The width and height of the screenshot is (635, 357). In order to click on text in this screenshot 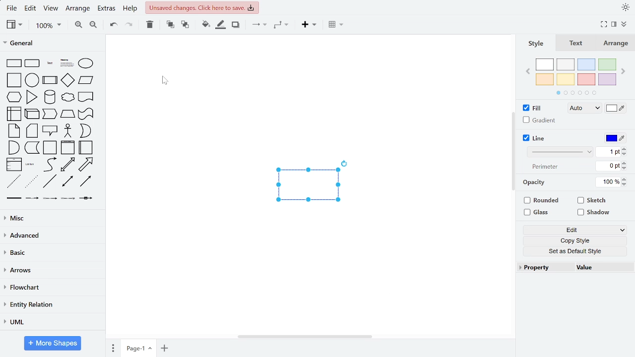, I will do `click(577, 43)`.